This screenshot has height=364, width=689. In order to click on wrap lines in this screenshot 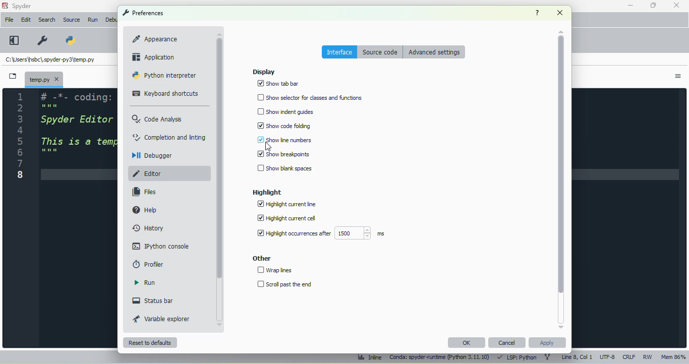, I will do `click(275, 270)`.